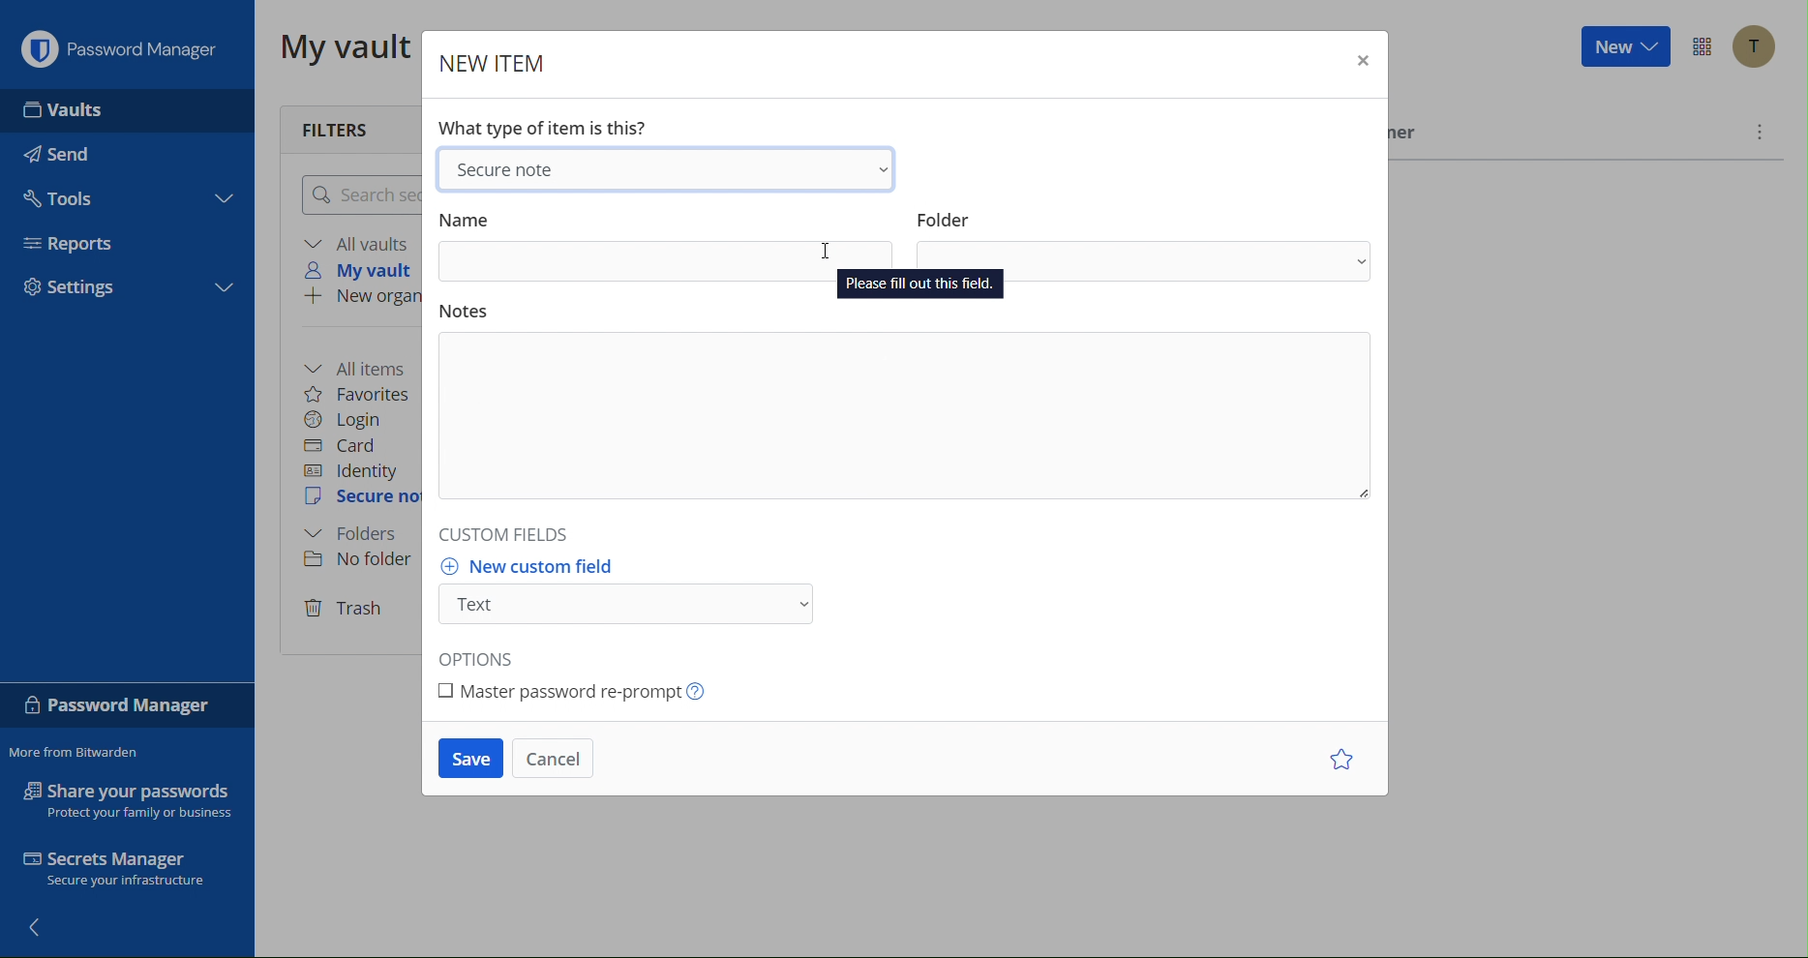  I want to click on All items, so click(363, 366).